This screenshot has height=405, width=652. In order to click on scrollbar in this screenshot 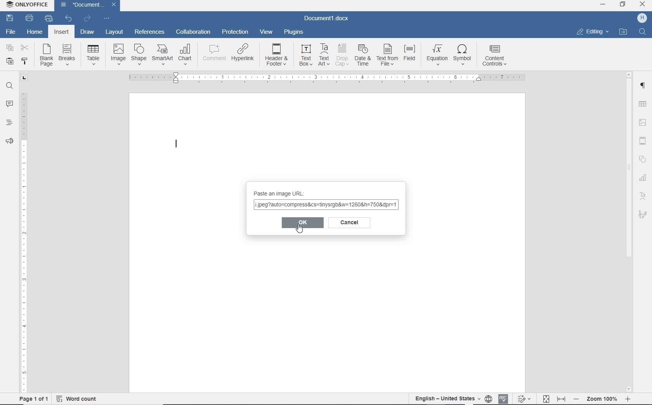, I will do `click(628, 232)`.